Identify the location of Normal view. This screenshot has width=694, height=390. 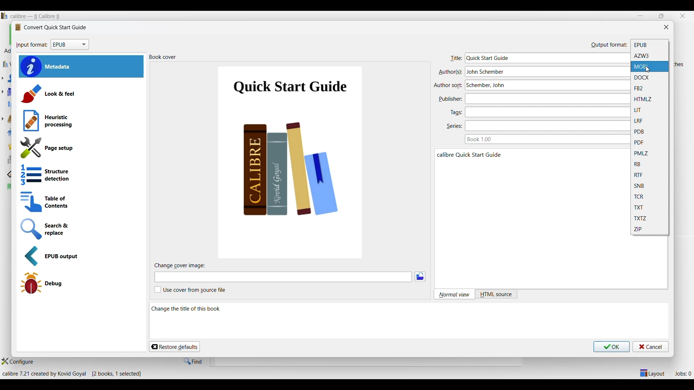
(454, 294).